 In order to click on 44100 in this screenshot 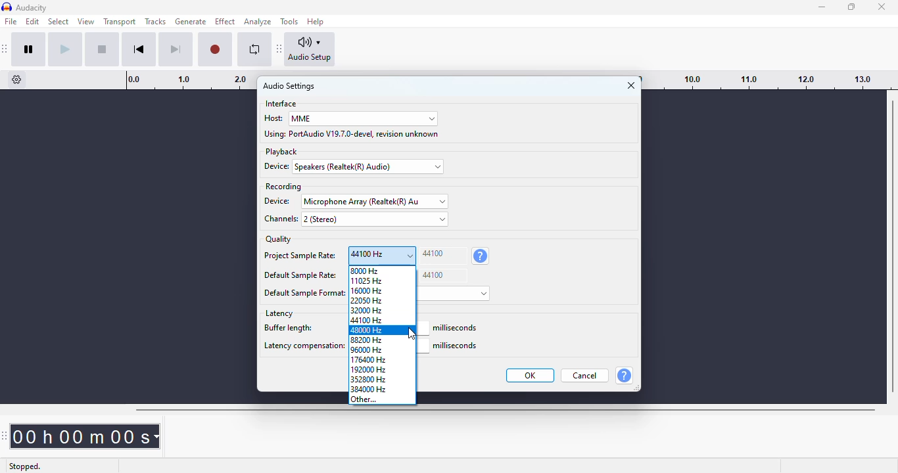, I will do `click(443, 275)`.